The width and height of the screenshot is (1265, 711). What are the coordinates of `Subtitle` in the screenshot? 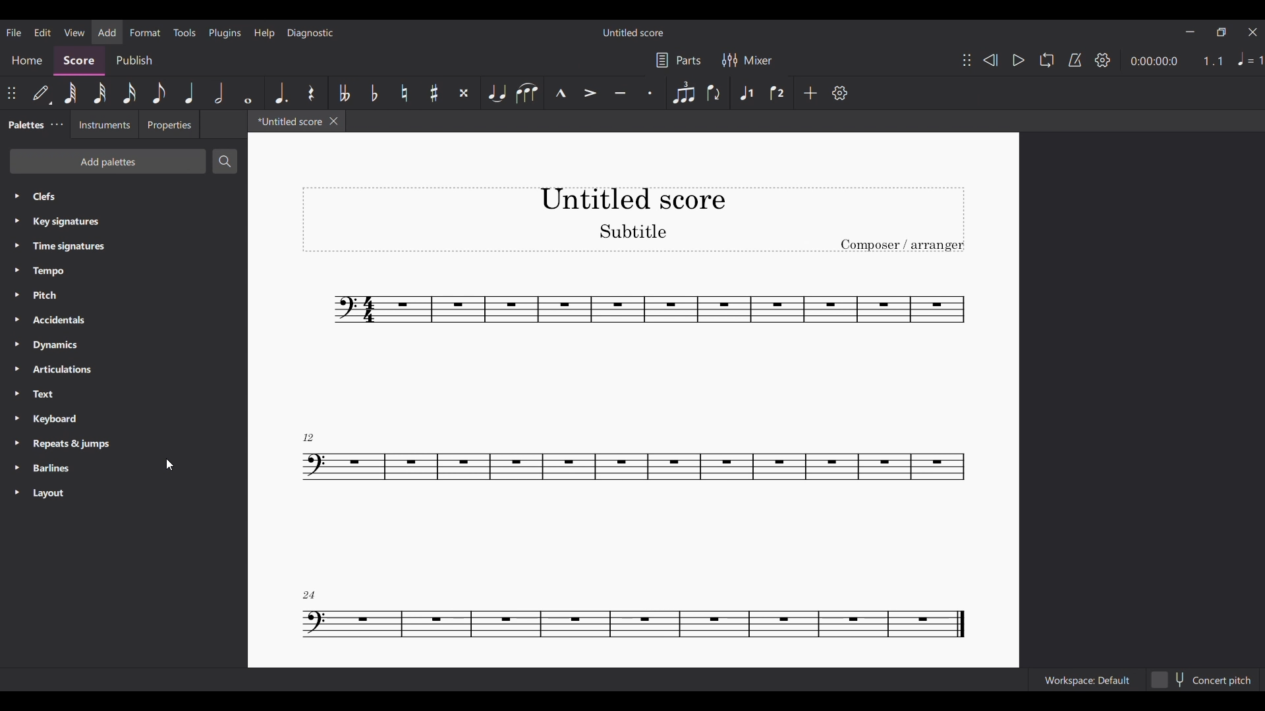 It's located at (634, 230).